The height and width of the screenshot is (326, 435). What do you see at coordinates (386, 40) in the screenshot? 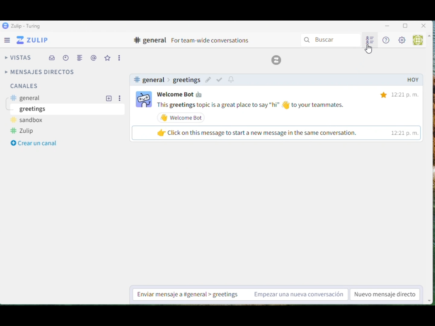
I see `Help` at bounding box center [386, 40].